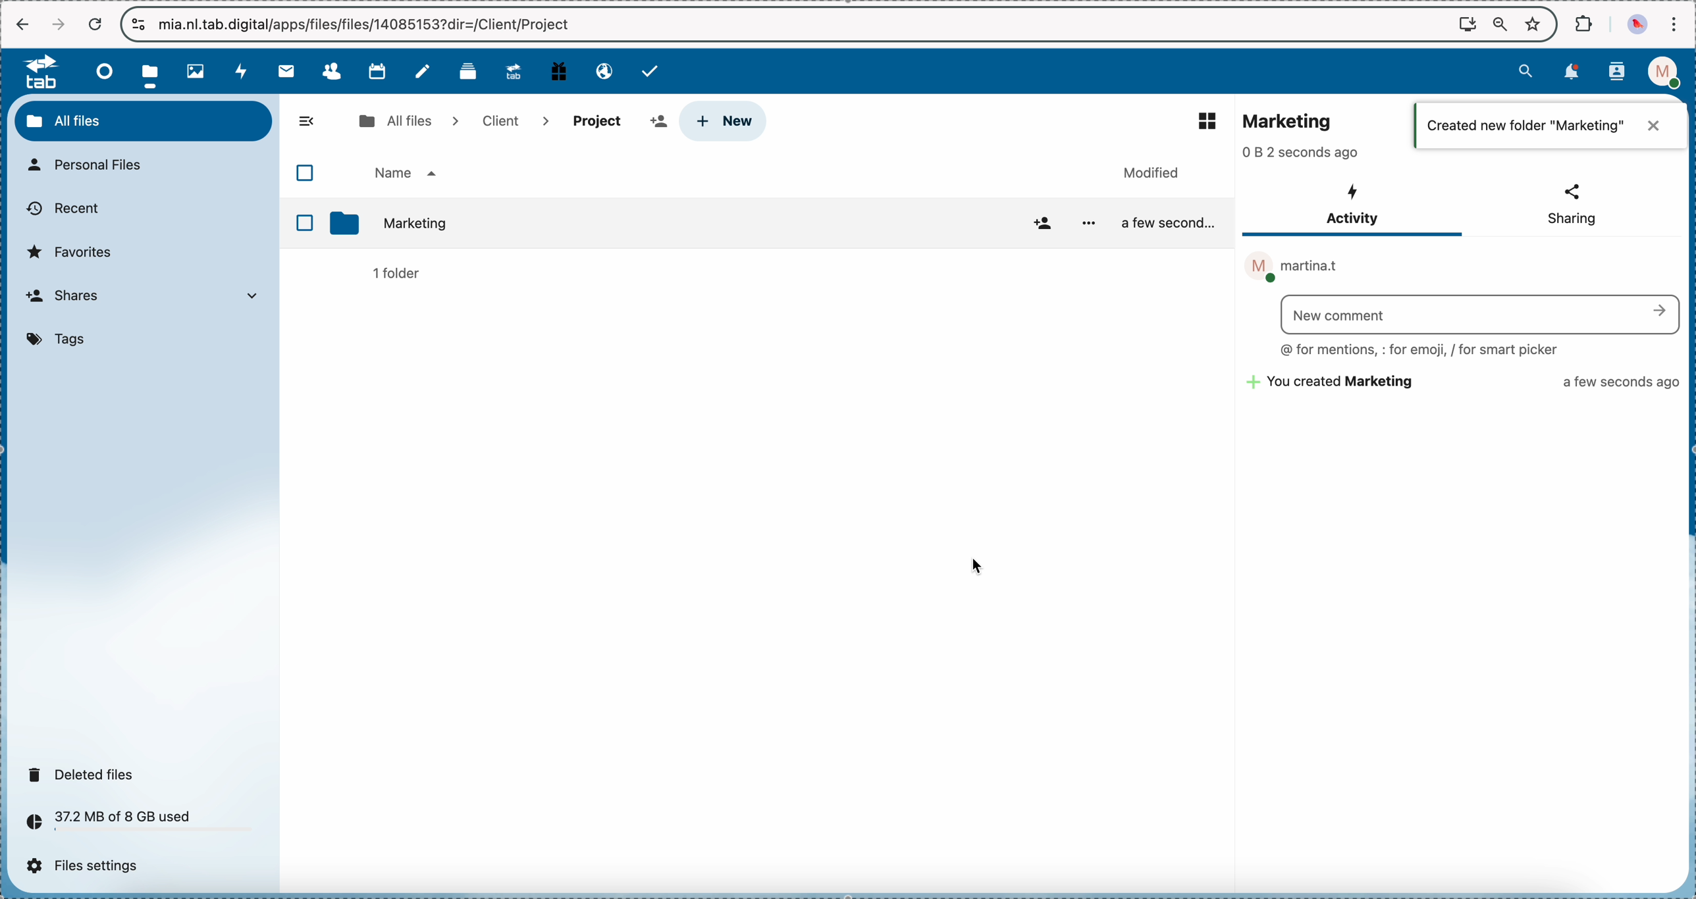 The width and height of the screenshot is (1696, 899). Describe the element at coordinates (406, 120) in the screenshot. I see `all files` at that location.